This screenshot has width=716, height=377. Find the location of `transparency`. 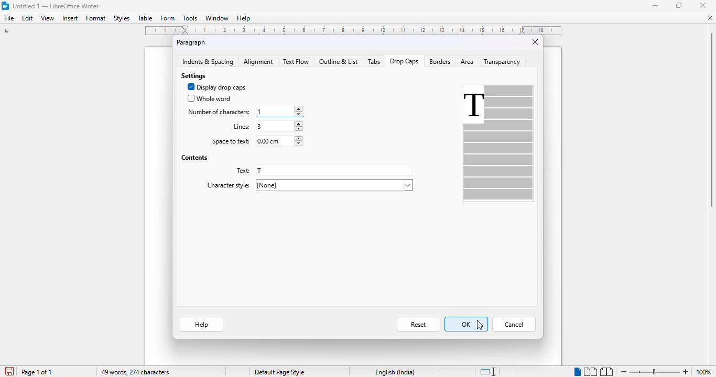

transparency is located at coordinates (502, 61).